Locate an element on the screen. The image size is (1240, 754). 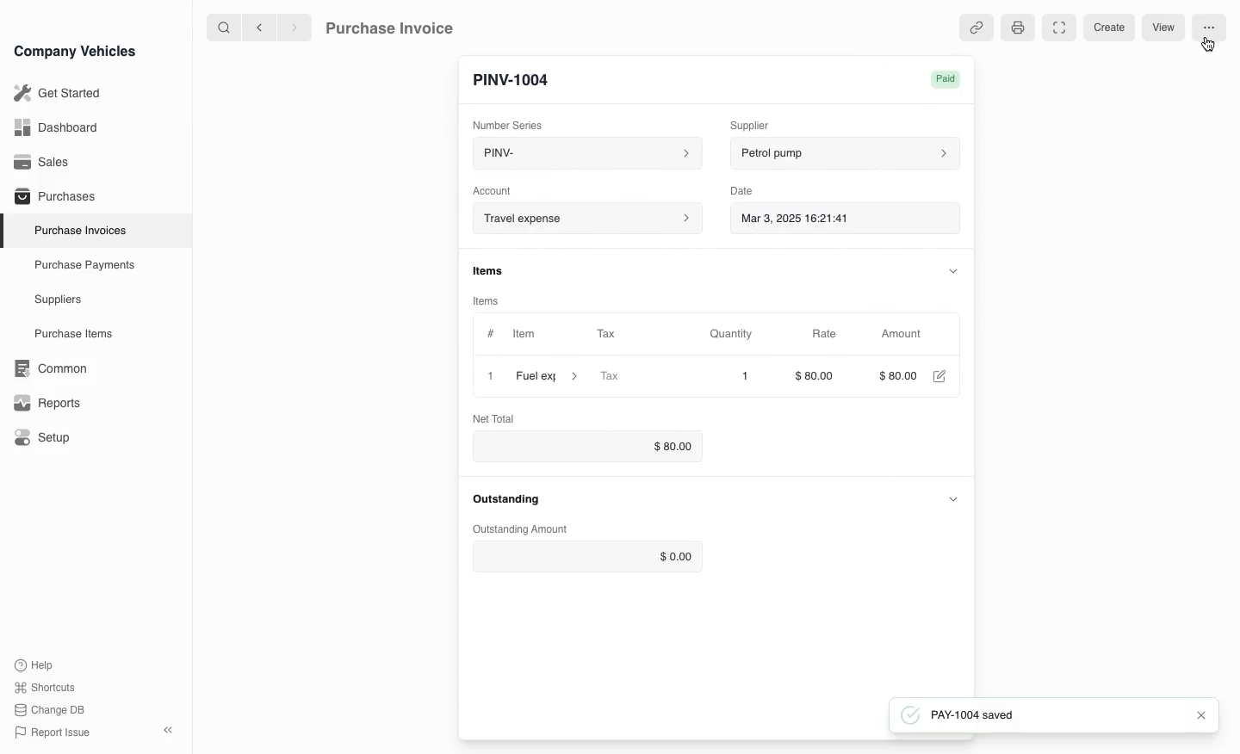
Net Total is located at coordinates (493, 419).